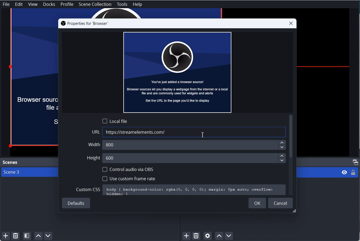  I want to click on Profile, so click(67, 4).